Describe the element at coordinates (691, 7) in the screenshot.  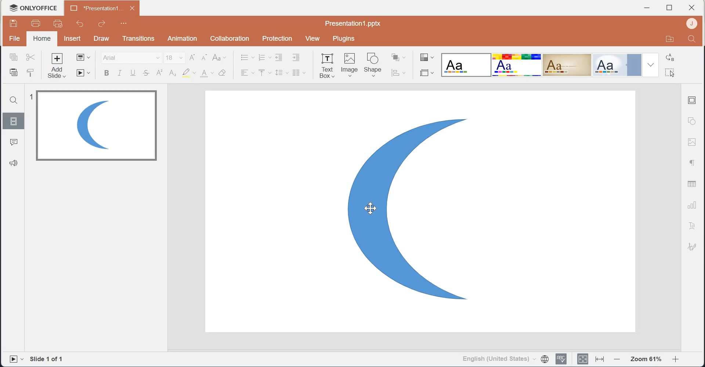
I see `close` at that location.